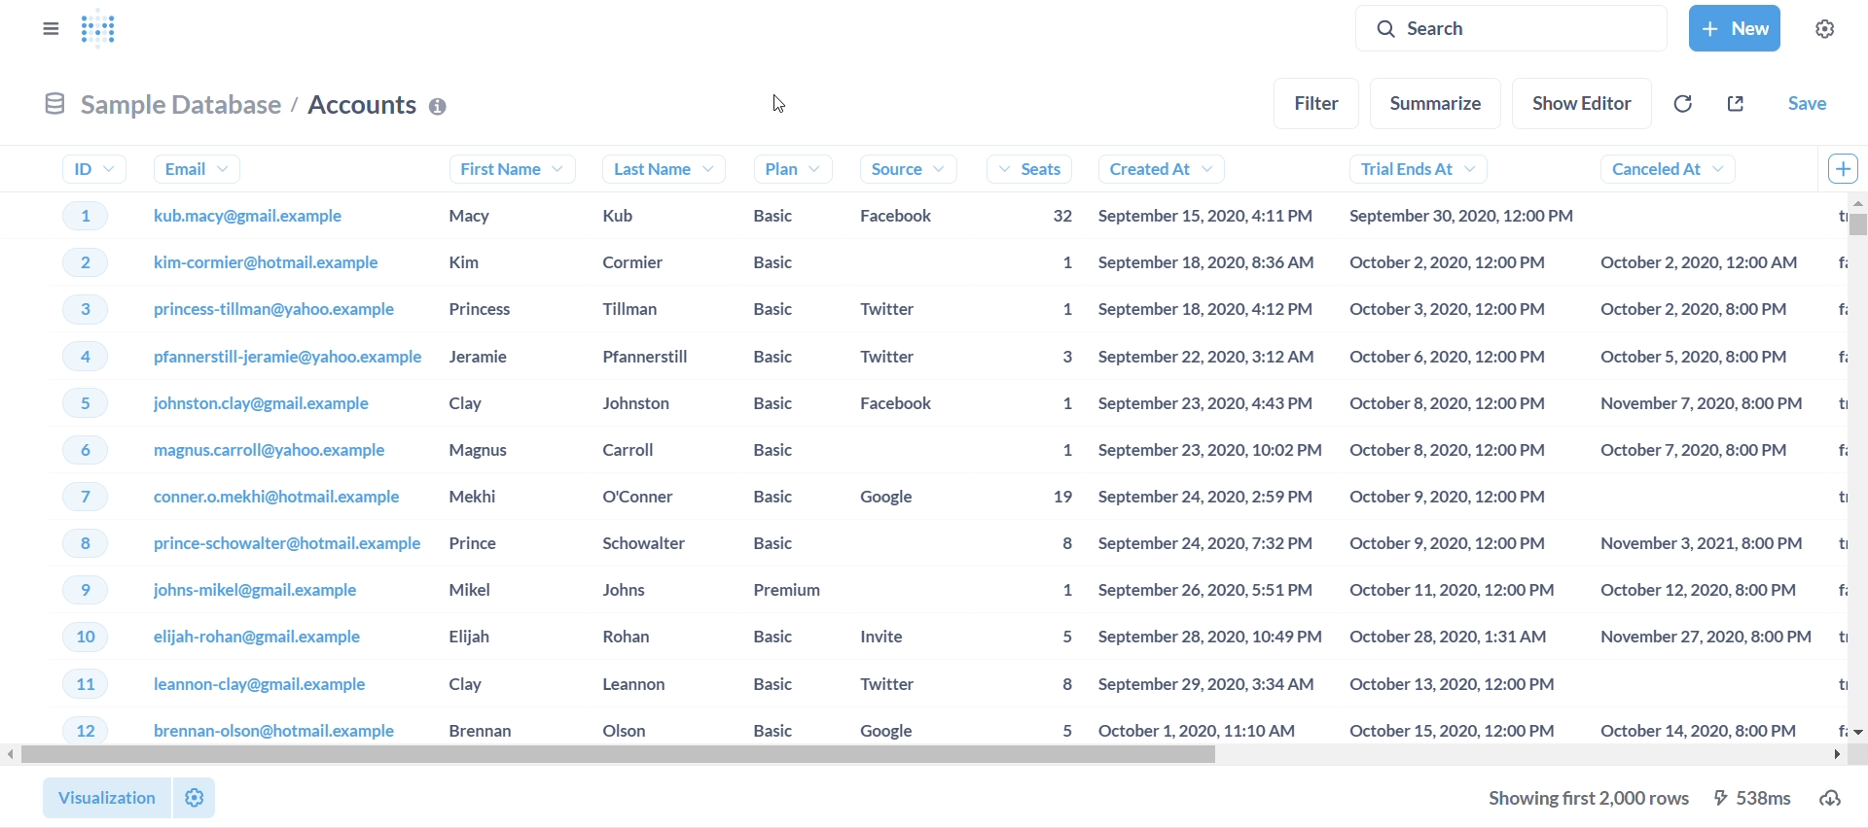 This screenshot has height=828, width=1868. Describe the element at coordinates (194, 797) in the screenshot. I see `settings` at that location.